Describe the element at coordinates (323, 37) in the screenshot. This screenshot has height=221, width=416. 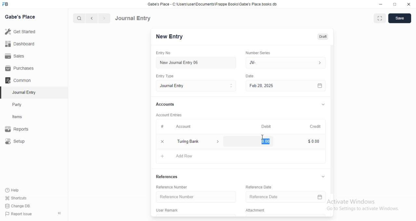
I see `draft` at that location.